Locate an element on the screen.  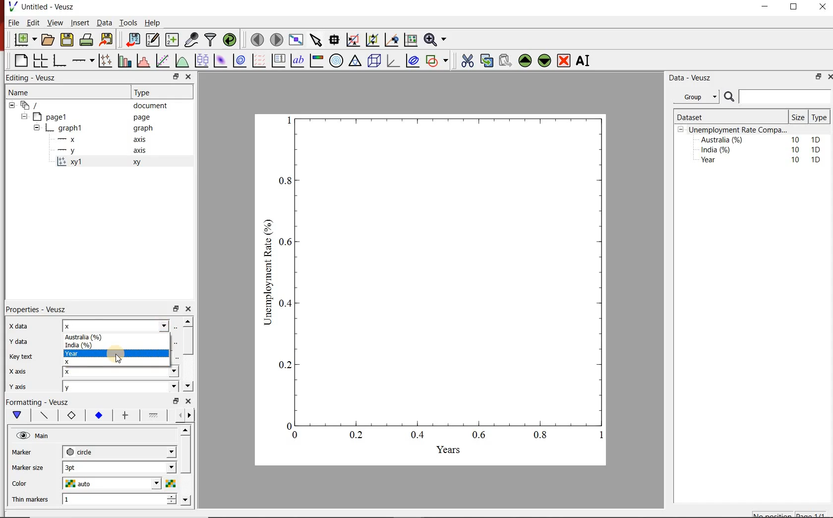
cut the widgets is located at coordinates (468, 61).